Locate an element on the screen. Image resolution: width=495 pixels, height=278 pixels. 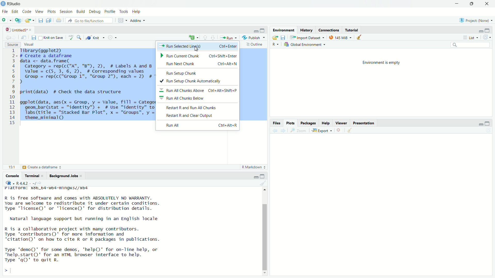
Zoom is located at coordinates (299, 130).